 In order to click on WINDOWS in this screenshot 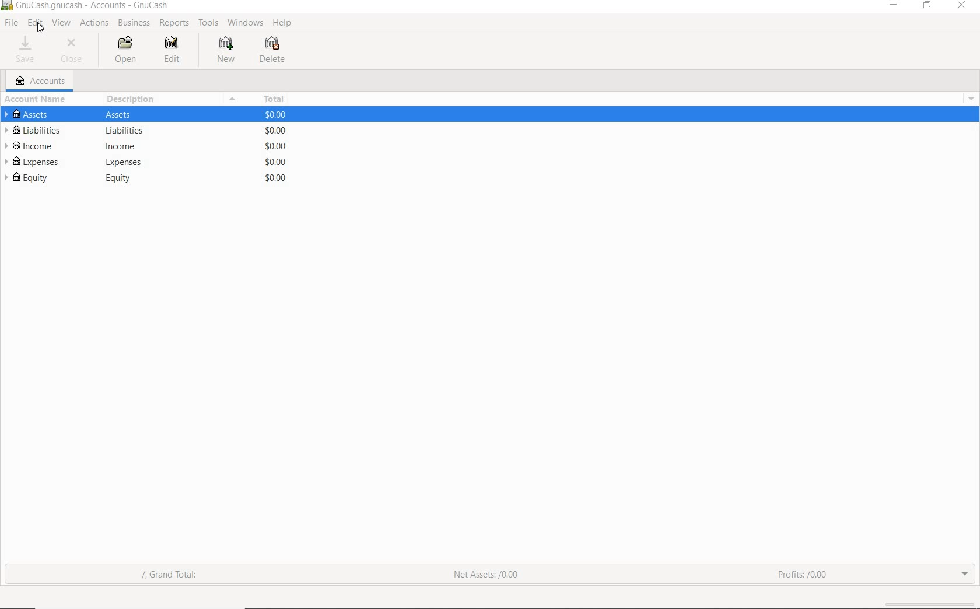, I will do `click(243, 22)`.